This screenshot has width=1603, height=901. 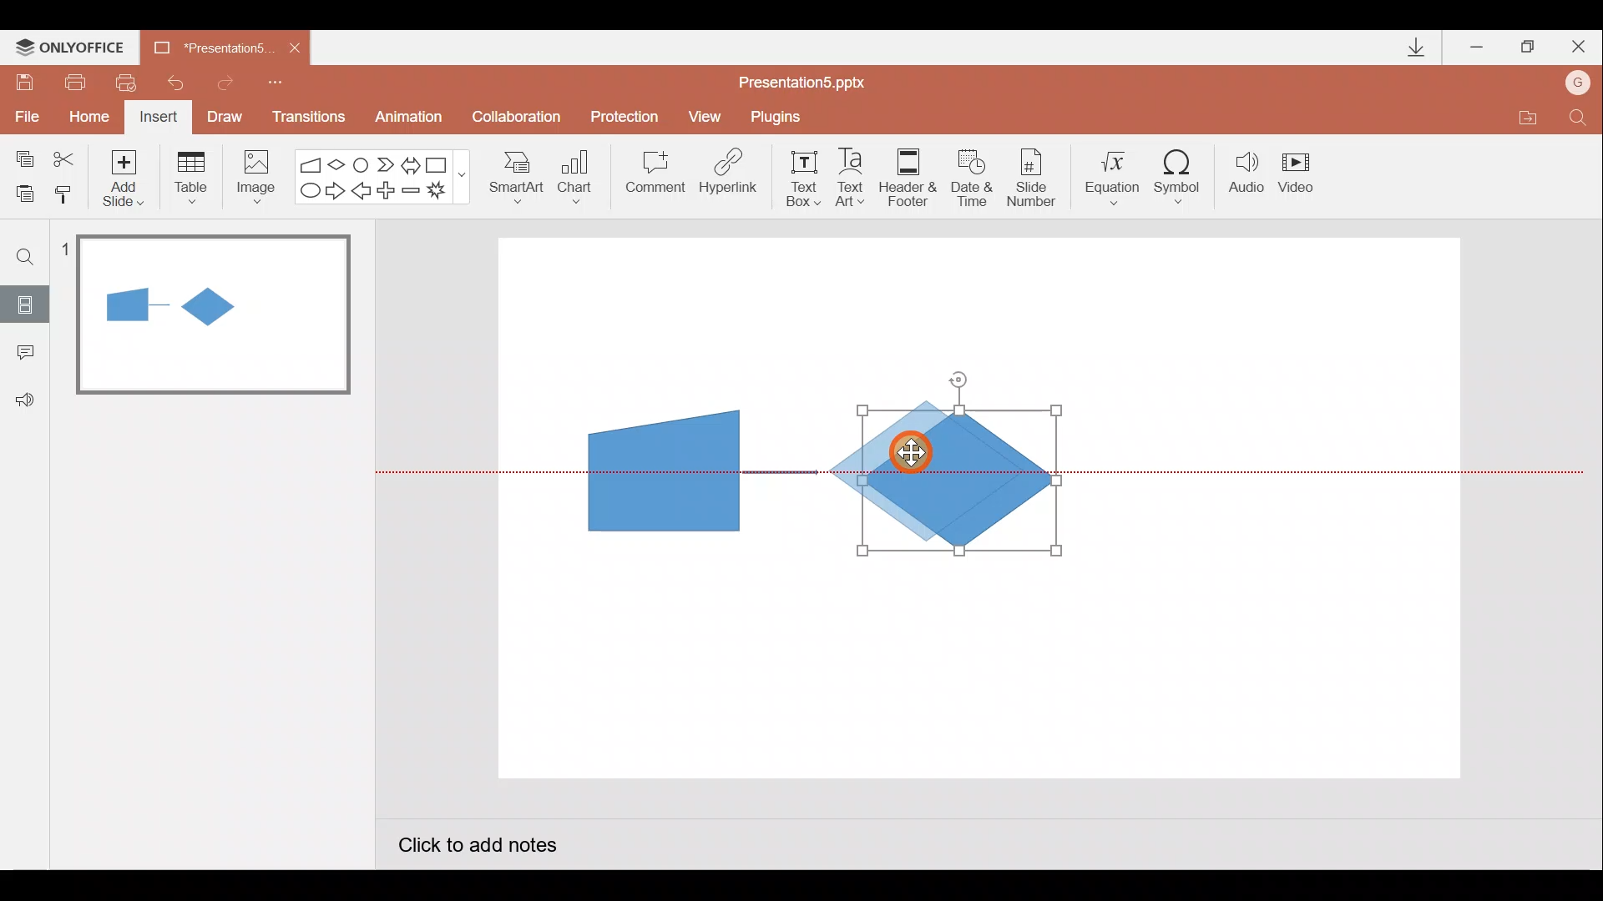 What do you see at coordinates (1302, 174) in the screenshot?
I see `Video` at bounding box center [1302, 174].